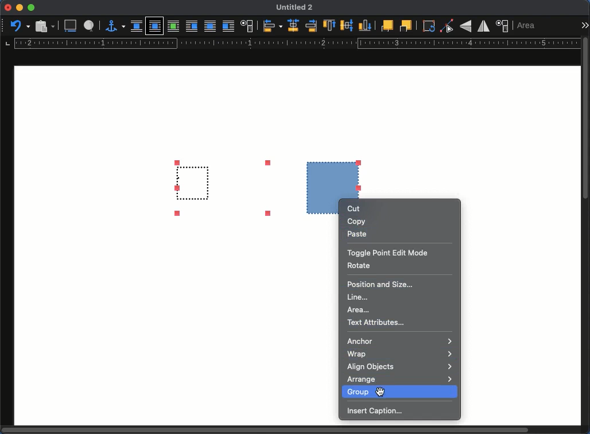  Describe the element at coordinates (358, 222) in the screenshot. I see `copy` at that location.